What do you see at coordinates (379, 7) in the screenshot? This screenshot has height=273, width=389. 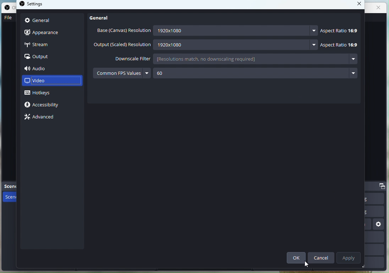 I see `close` at bounding box center [379, 7].